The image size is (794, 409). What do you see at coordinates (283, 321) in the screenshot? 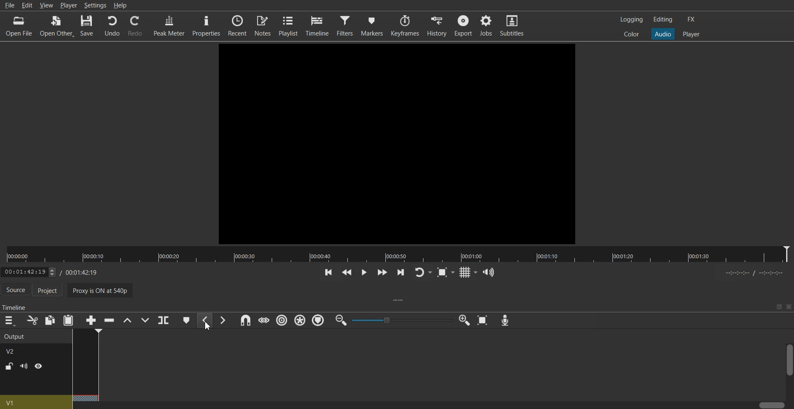
I see `Ripple` at bounding box center [283, 321].